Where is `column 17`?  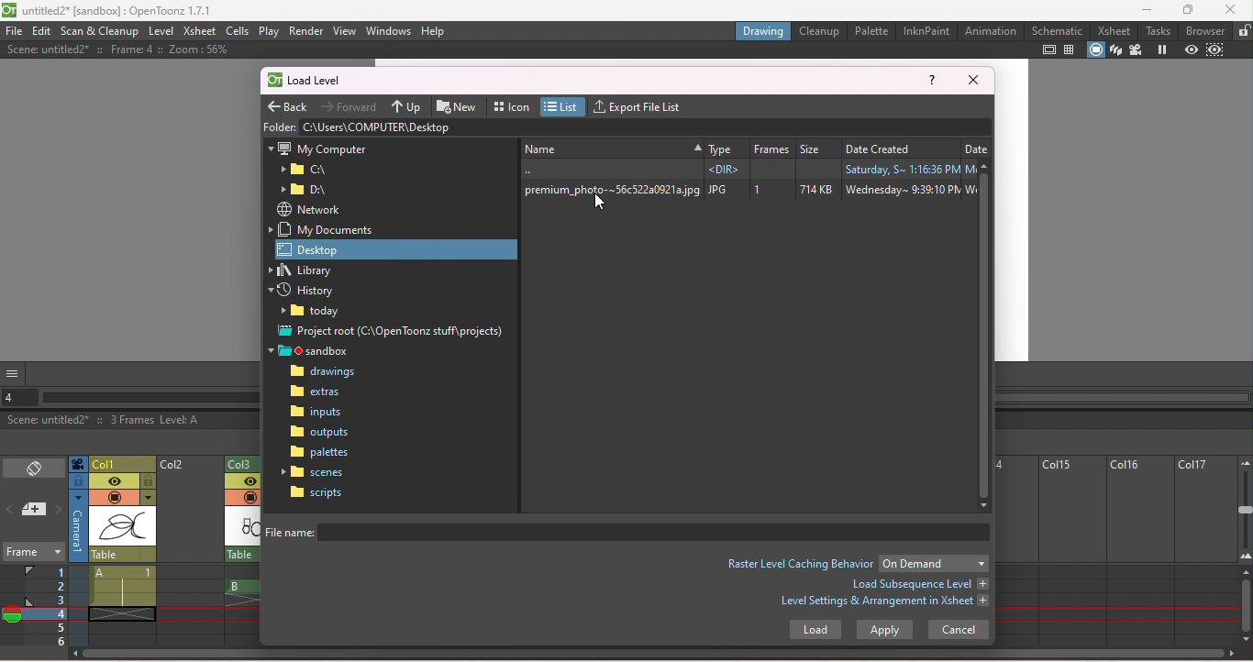
column 17 is located at coordinates (1205, 551).